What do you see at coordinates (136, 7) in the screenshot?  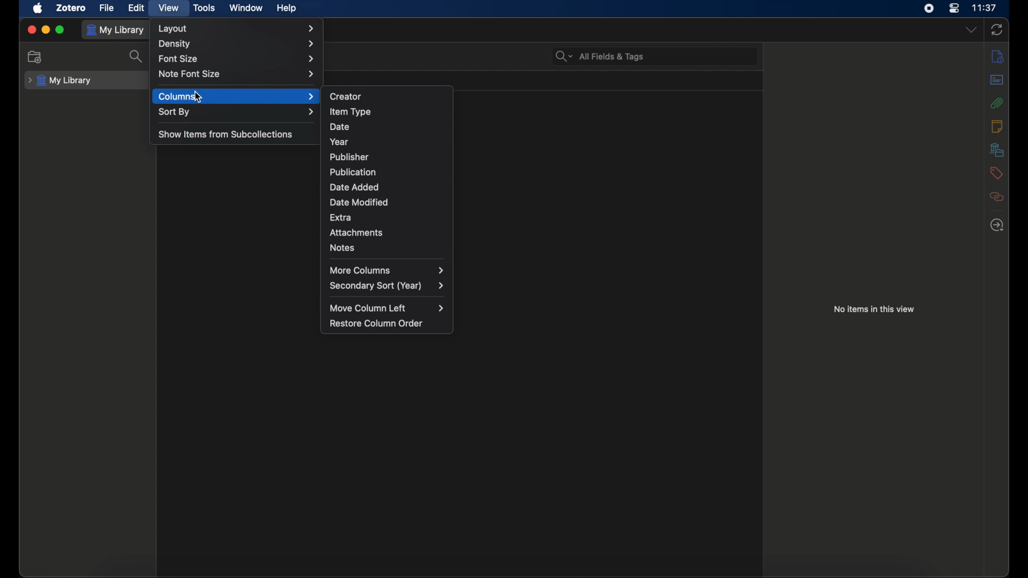 I see `edit` at bounding box center [136, 7].